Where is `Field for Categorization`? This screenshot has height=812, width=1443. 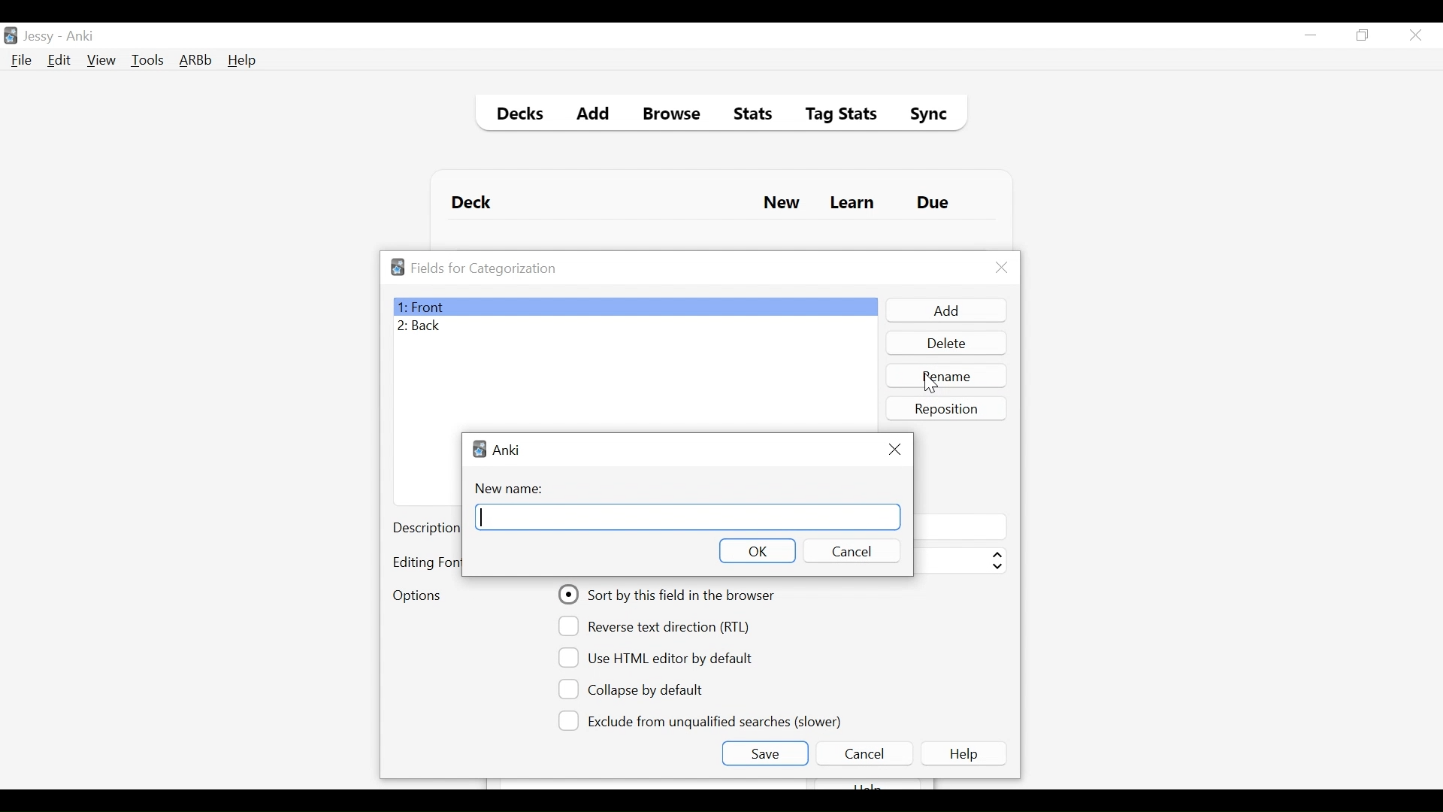
Field for Categorization is located at coordinates (484, 268).